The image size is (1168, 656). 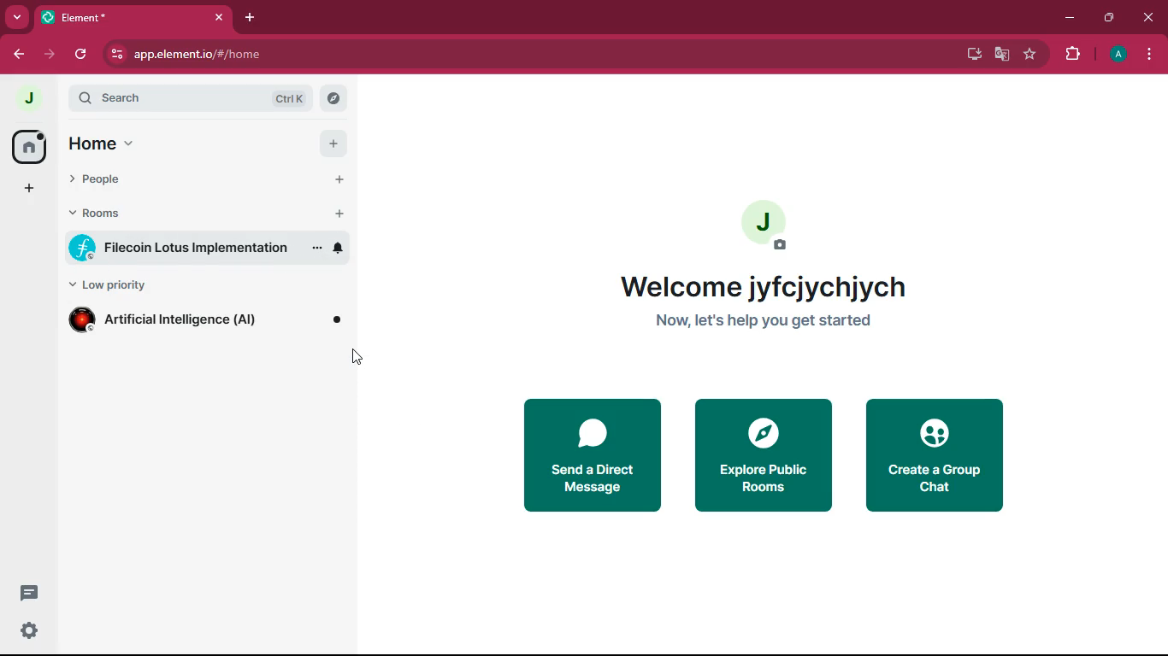 What do you see at coordinates (15, 17) in the screenshot?
I see `more` at bounding box center [15, 17].